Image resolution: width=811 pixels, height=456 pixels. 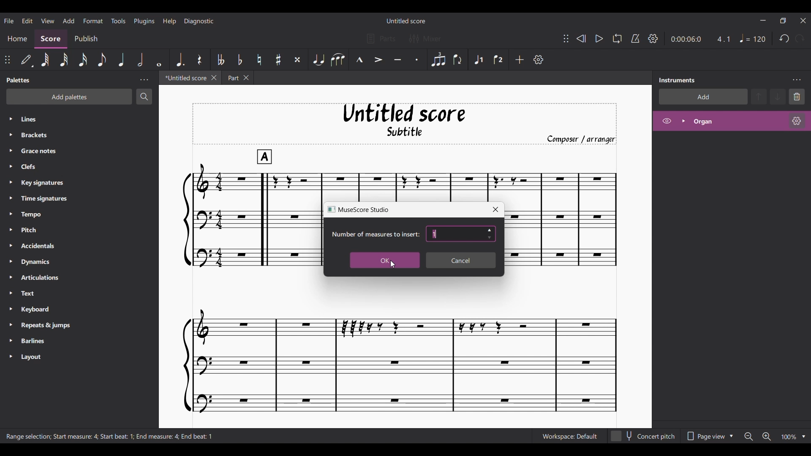 What do you see at coordinates (102, 60) in the screenshot?
I see `8th note` at bounding box center [102, 60].